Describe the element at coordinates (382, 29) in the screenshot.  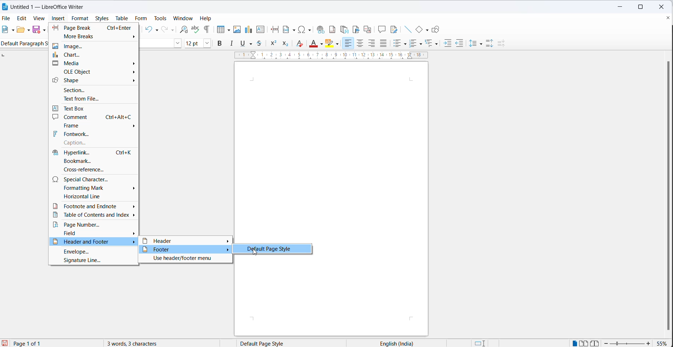
I see `insert comments` at that location.